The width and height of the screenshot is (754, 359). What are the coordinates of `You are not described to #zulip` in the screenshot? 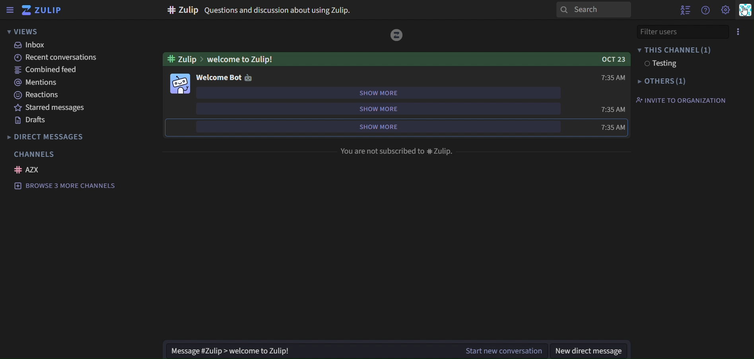 It's located at (396, 150).